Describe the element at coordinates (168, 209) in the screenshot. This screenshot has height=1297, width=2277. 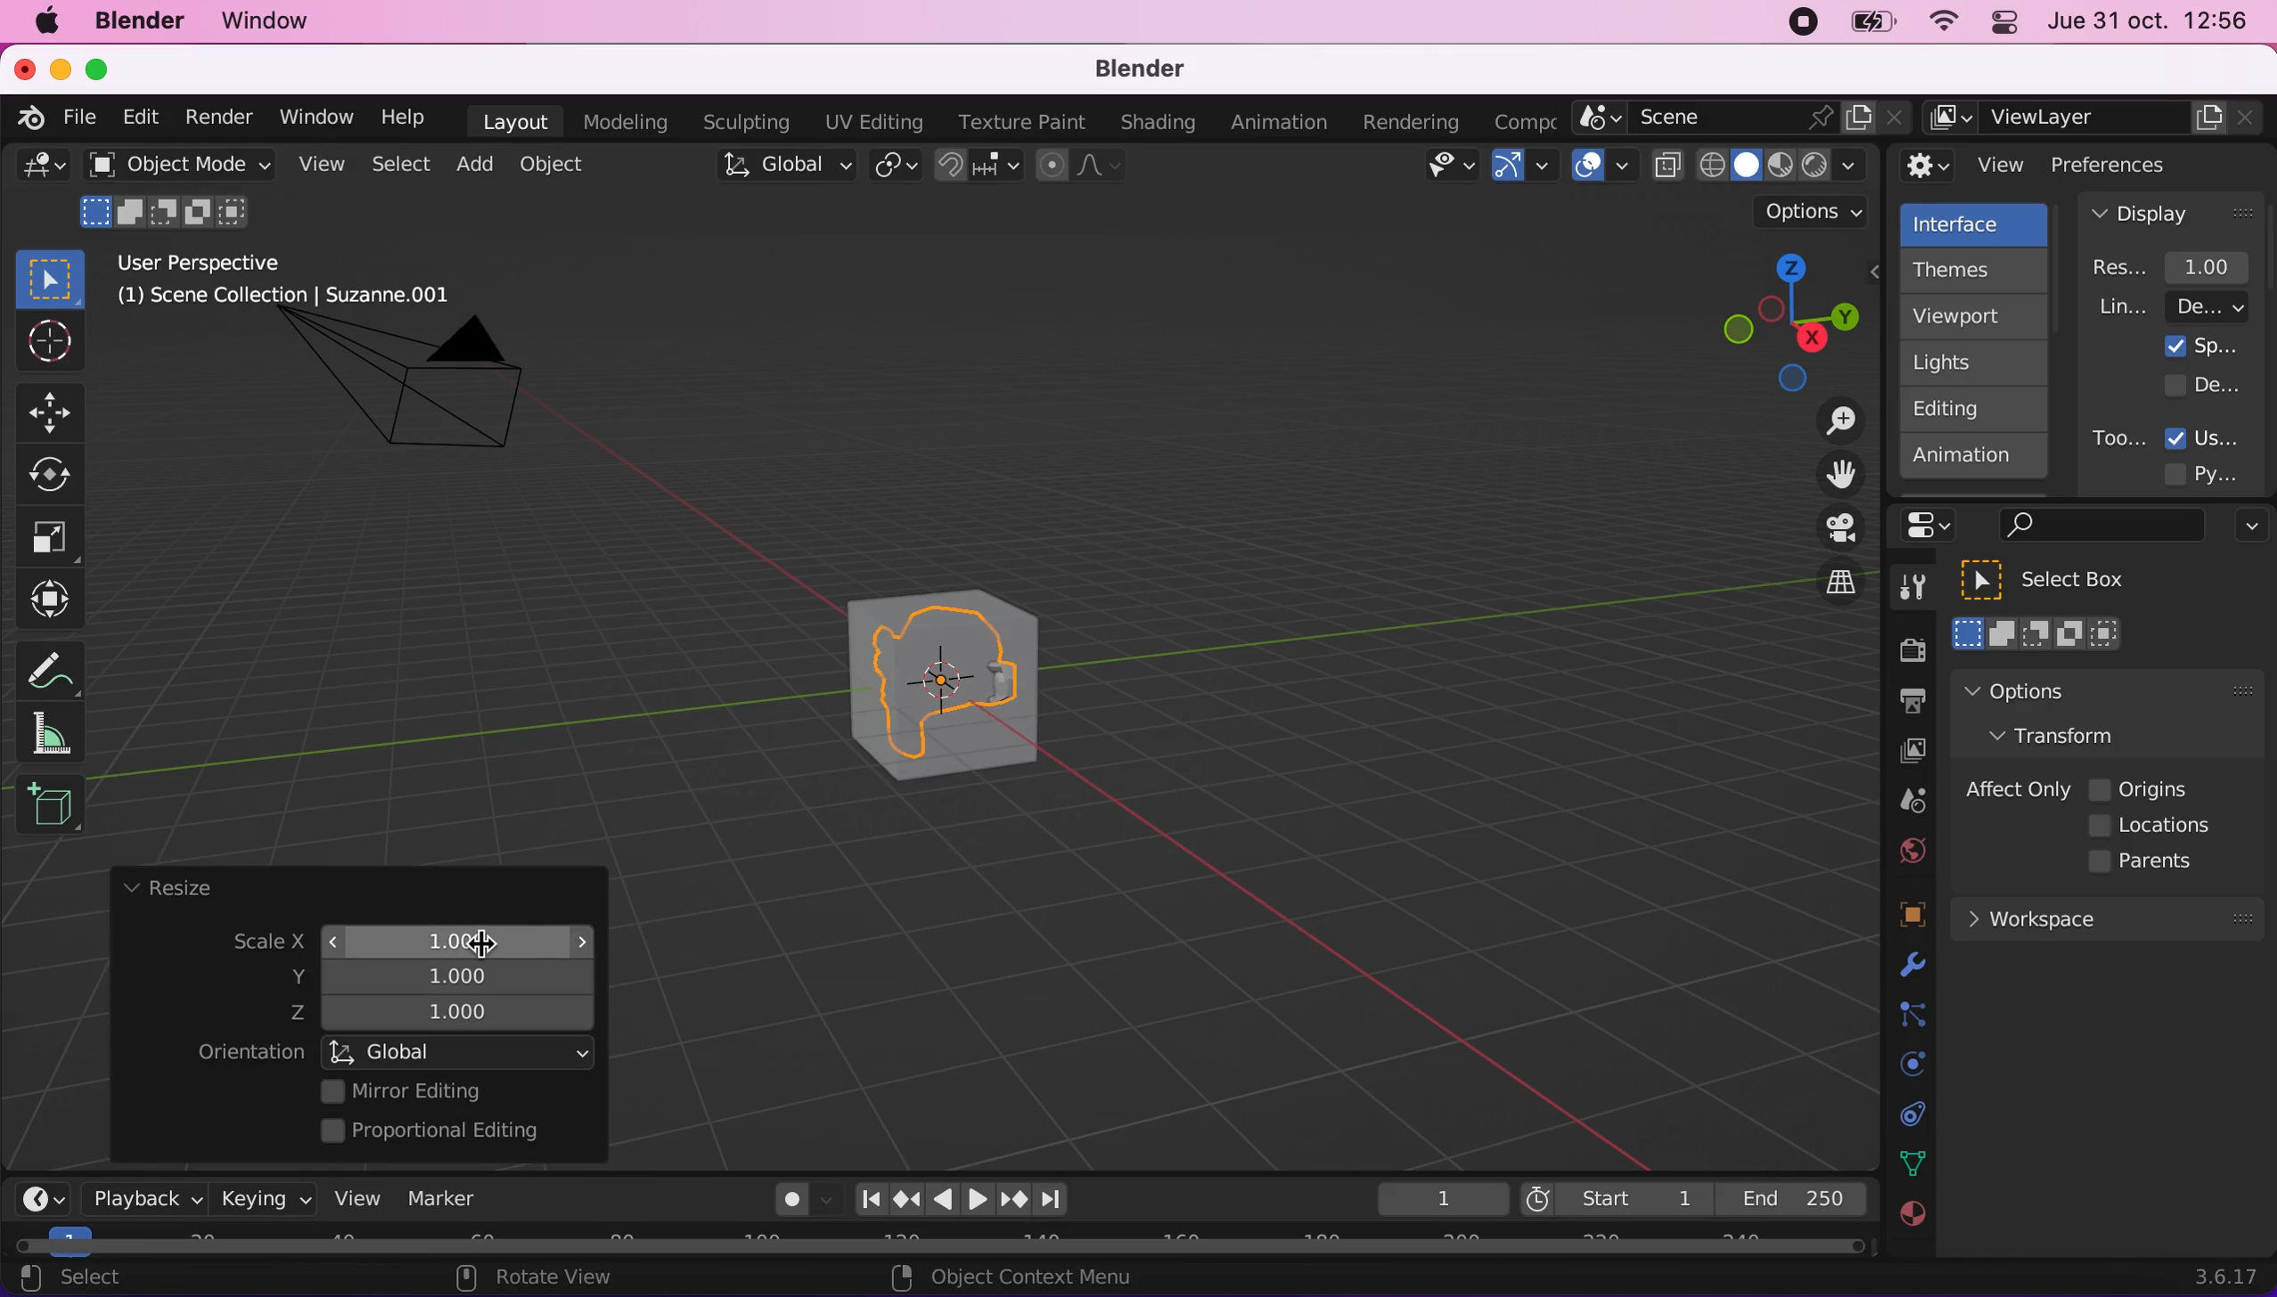
I see `mode` at that location.